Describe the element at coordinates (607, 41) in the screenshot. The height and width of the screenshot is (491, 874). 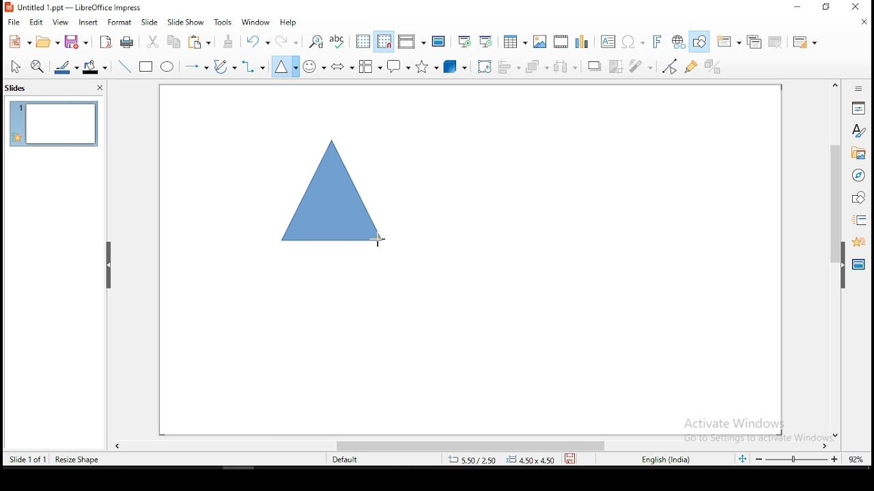
I see `text box` at that location.